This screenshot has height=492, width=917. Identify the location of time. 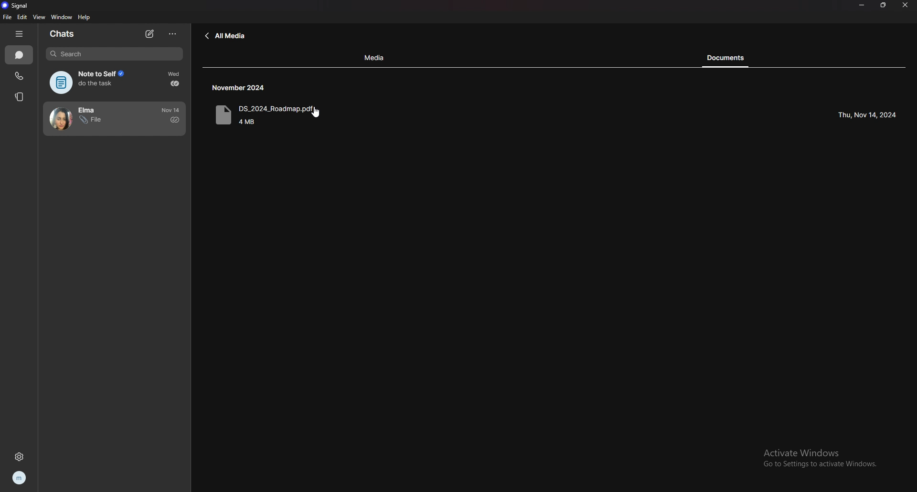
(175, 74).